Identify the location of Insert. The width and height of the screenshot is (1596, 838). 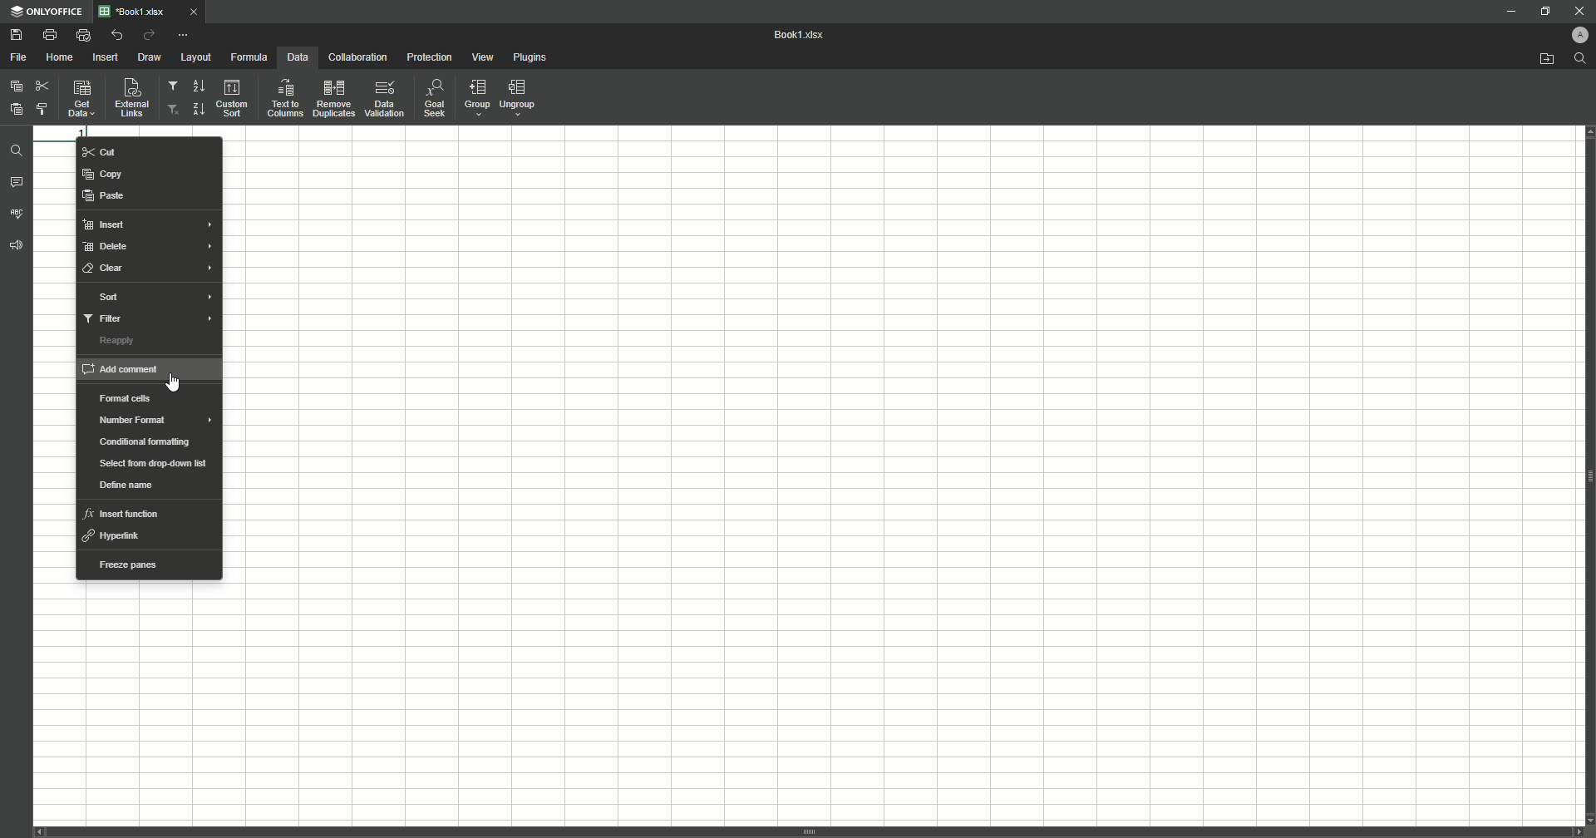
(106, 57).